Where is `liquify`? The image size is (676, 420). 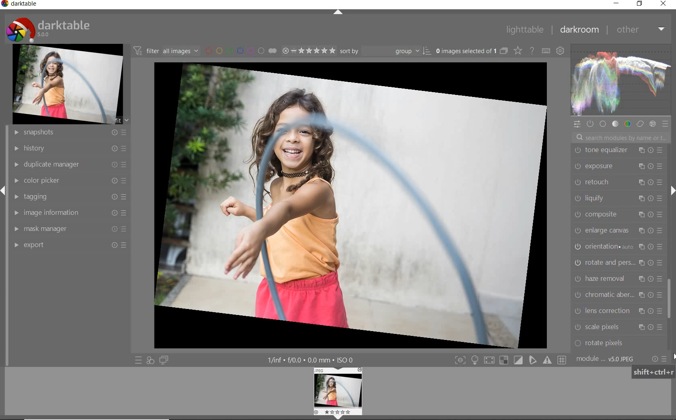 liquify is located at coordinates (618, 199).